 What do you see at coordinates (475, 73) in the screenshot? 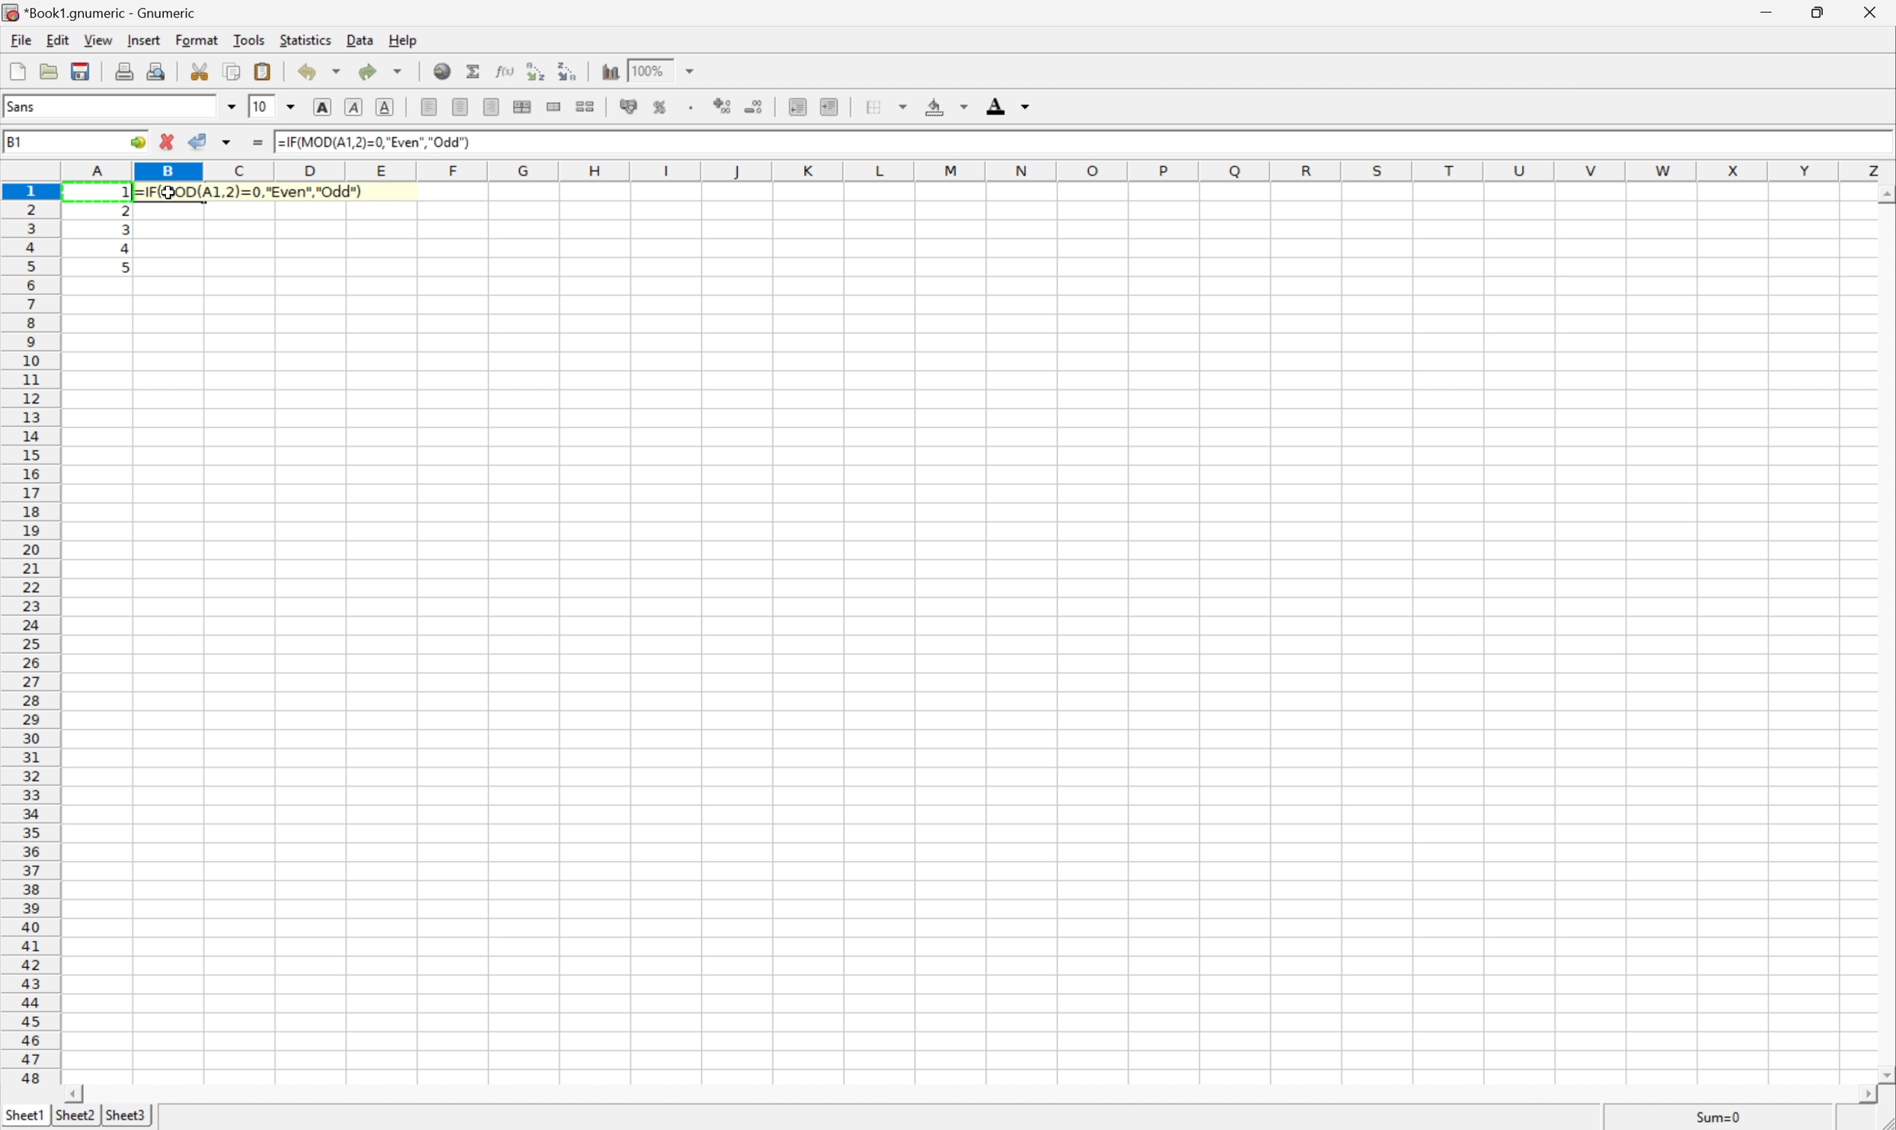
I see `Sum in current cell` at bounding box center [475, 73].